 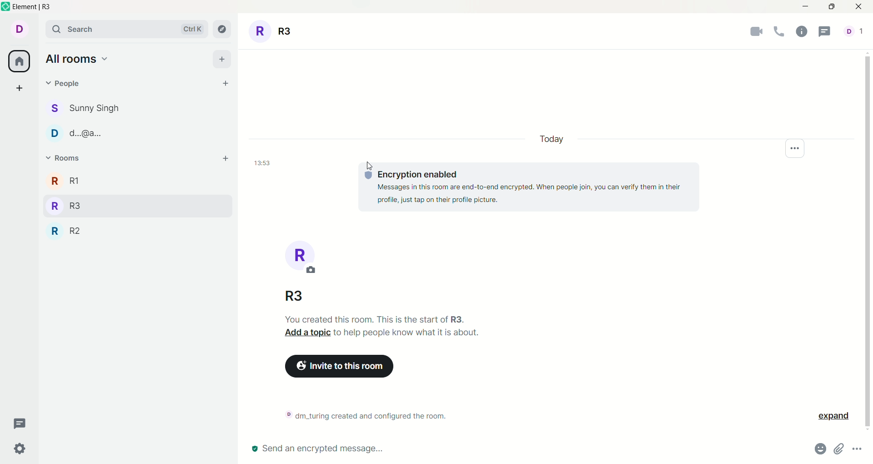 I want to click on settings, so click(x=19, y=449).